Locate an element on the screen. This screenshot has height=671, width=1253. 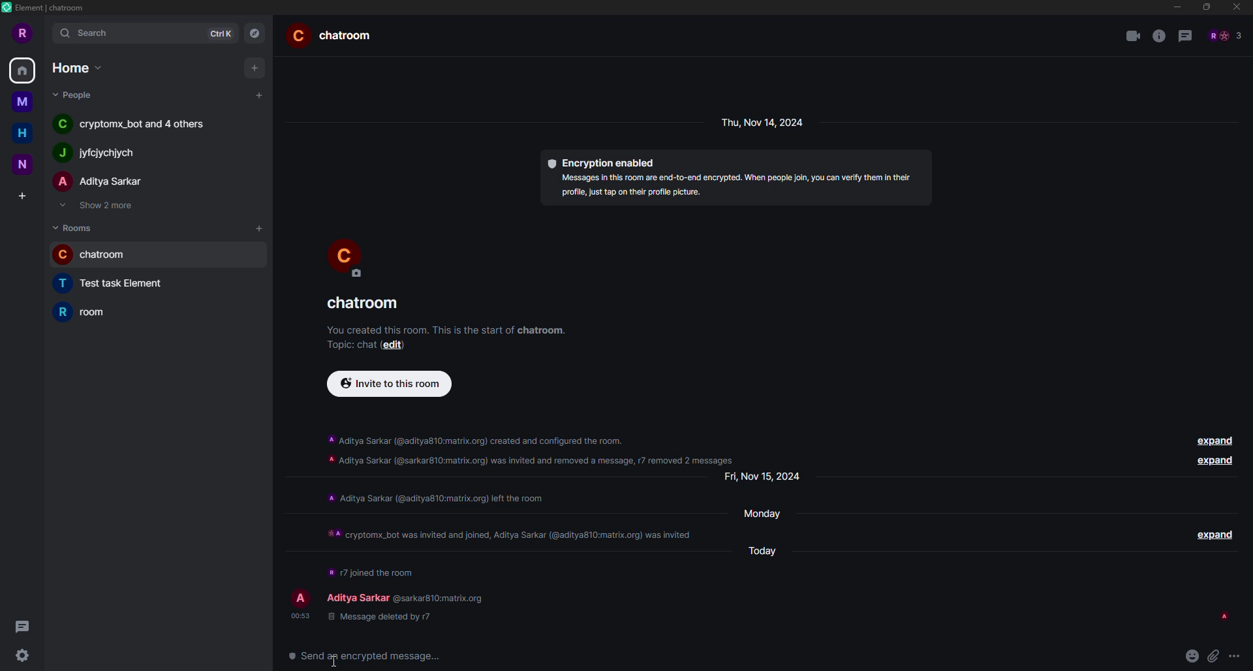
quick settings is located at coordinates (21, 656).